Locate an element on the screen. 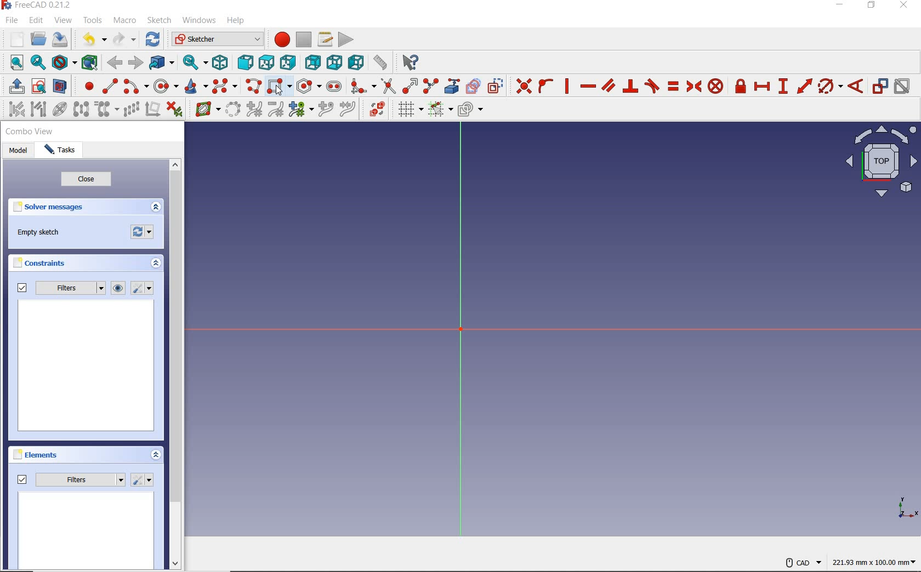 The height and width of the screenshot is (572, 921). delete all constraints is located at coordinates (174, 110).